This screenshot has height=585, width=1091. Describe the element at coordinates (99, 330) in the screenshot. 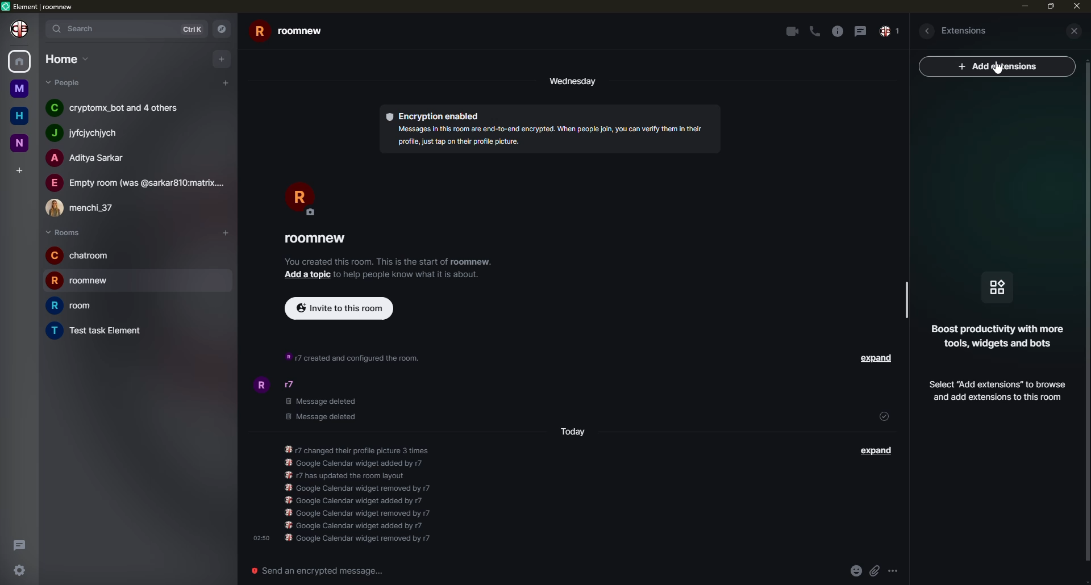

I see `room` at that location.